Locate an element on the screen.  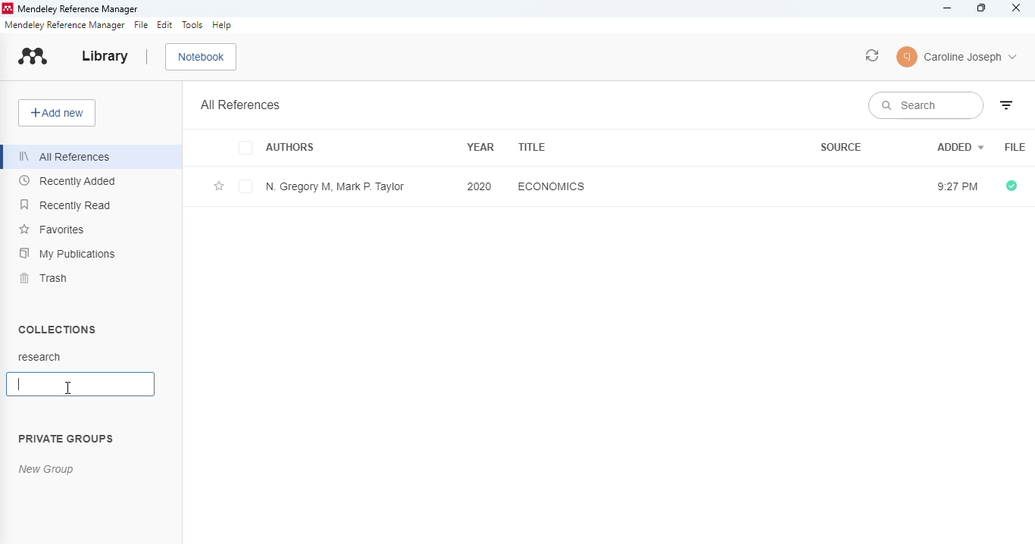
collections is located at coordinates (58, 329).